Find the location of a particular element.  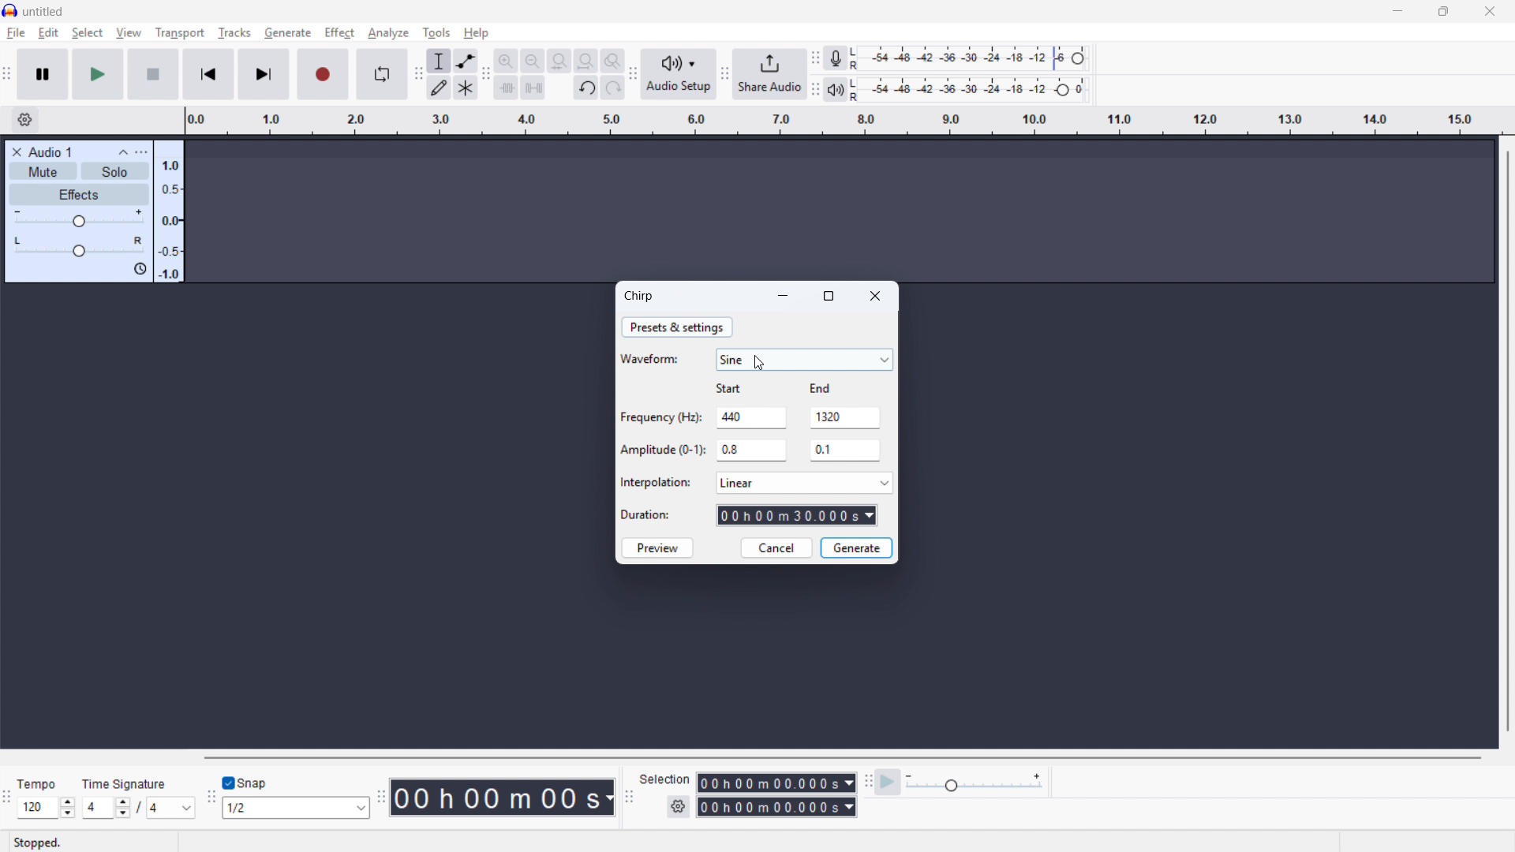

Status: stopped is located at coordinates (40, 842).